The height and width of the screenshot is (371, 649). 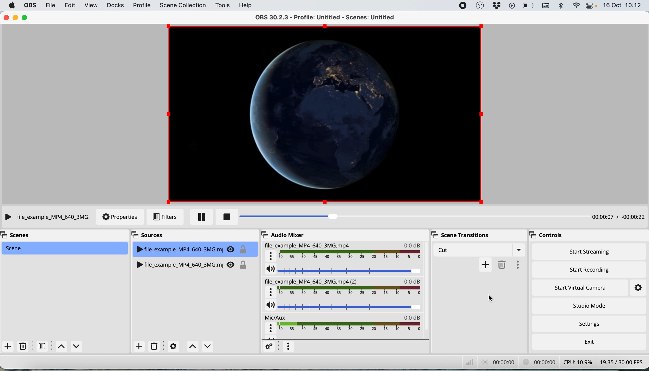 What do you see at coordinates (67, 346) in the screenshot?
I see `switch between scenes` at bounding box center [67, 346].